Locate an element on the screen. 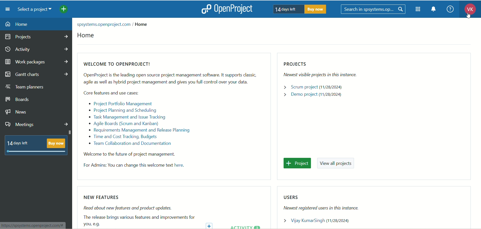 This screenshot has height=229, width=481. select a project is located at coordinates (37, 10).